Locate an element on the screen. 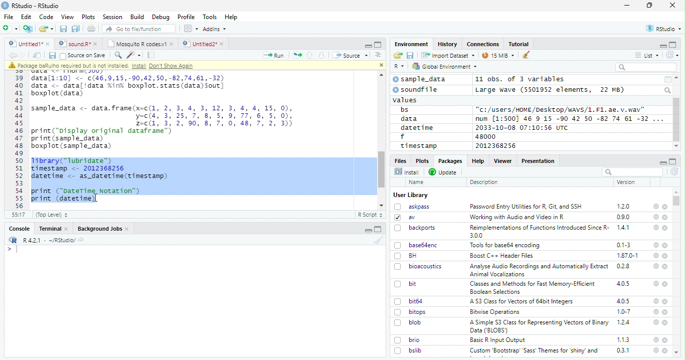 This screenshot has height=360, width=685. help is located at coordinates (655, 322).